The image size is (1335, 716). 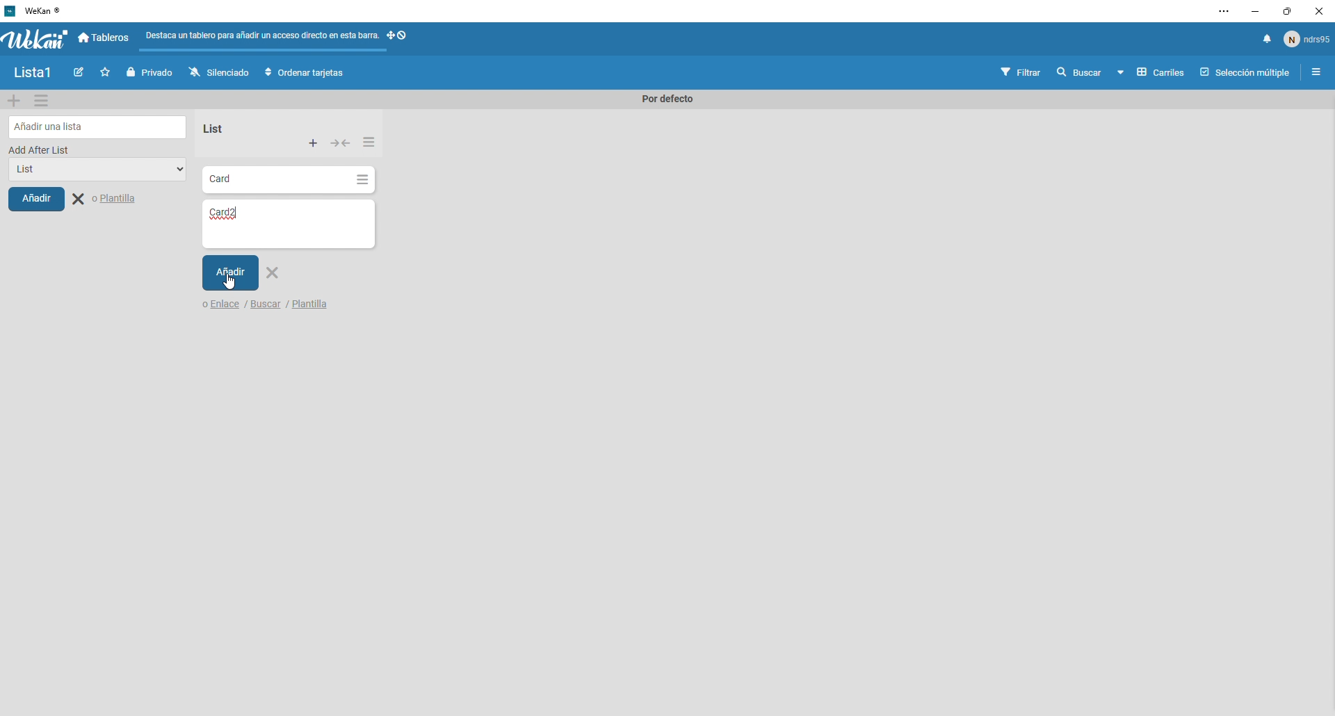 What do you see at coordinates (42, 100) in the screenshot?
I see `Menu` at bounding box center [42, 100].